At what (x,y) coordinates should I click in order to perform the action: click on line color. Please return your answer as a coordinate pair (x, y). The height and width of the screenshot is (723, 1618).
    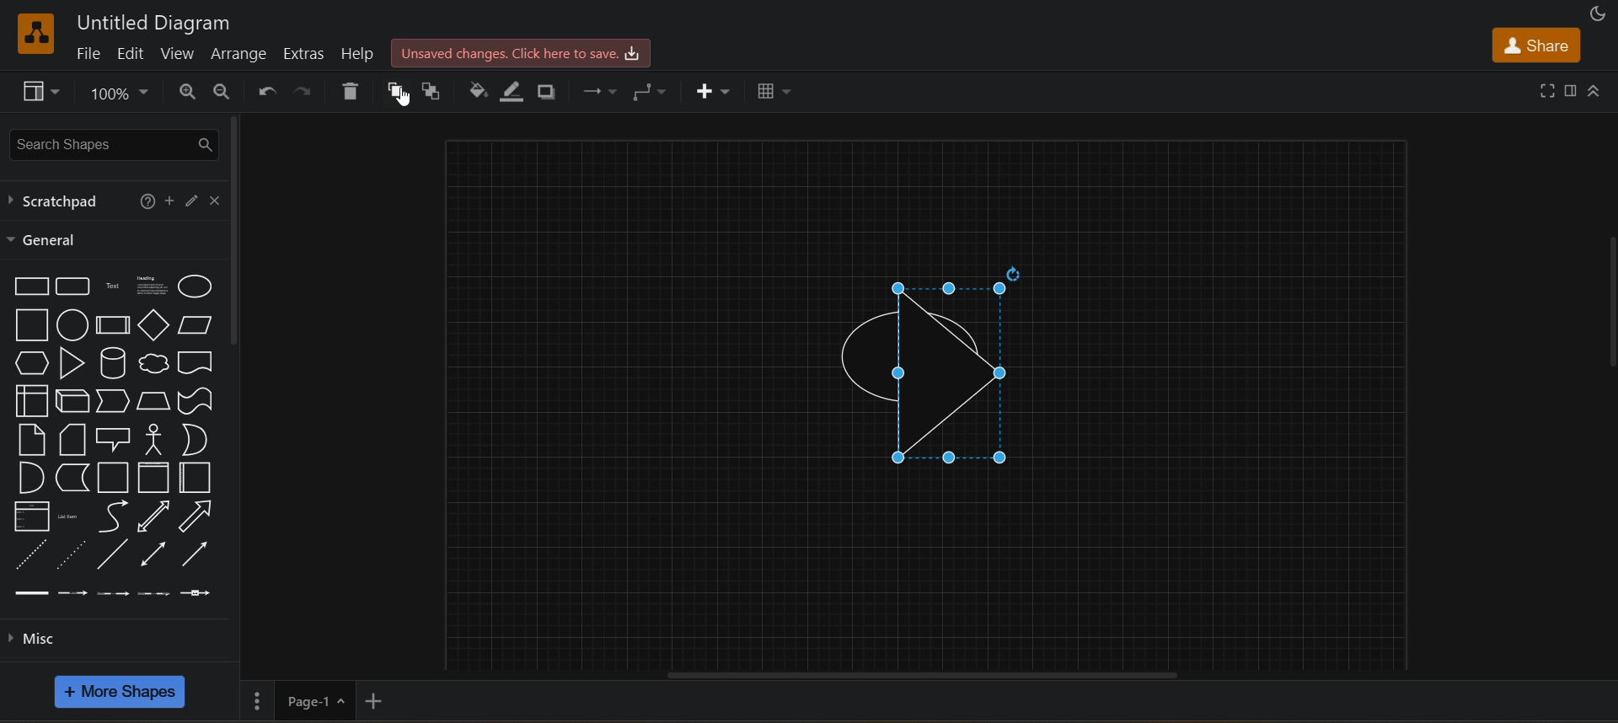
    Looking at the image, I should click on (512, 92).